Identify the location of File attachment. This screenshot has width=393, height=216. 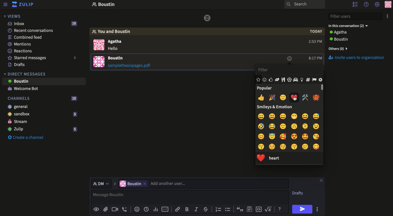
(133, 66).